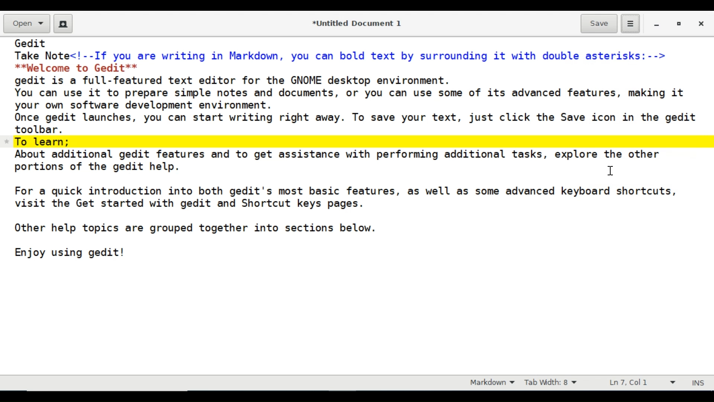  I want to click on Application menu, so click(630, 24).